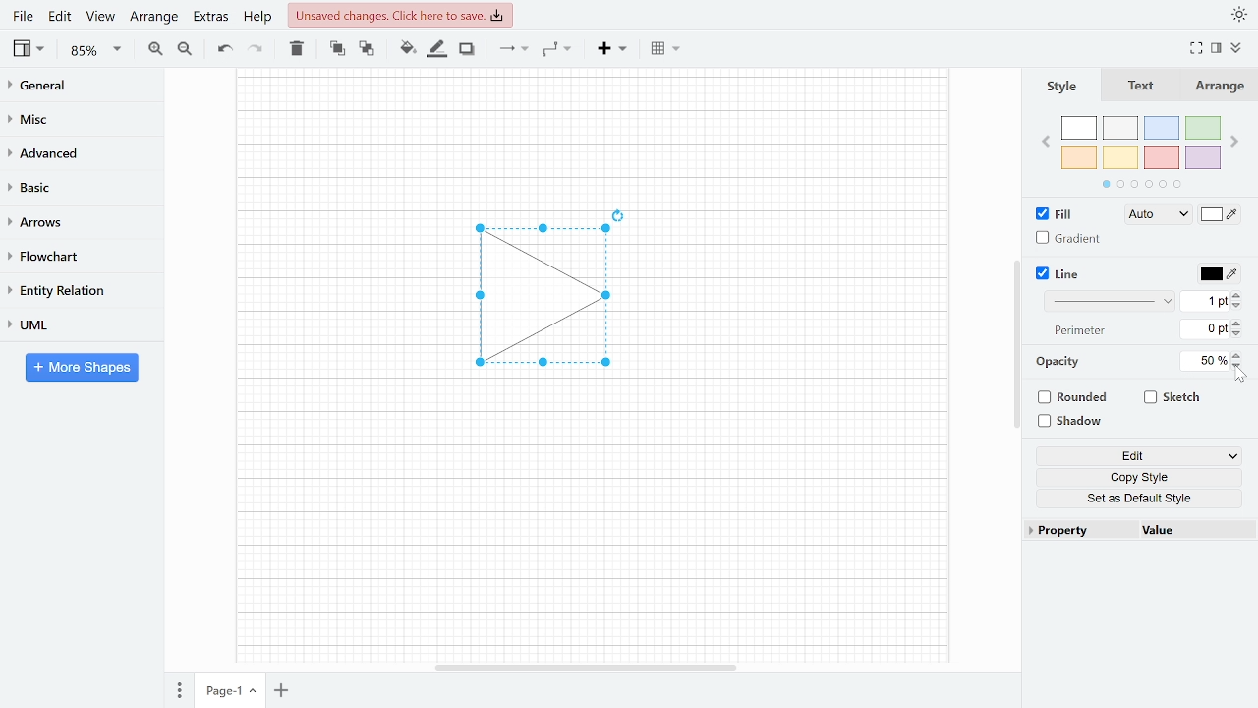  I want to click on UML, so click(73, 324).